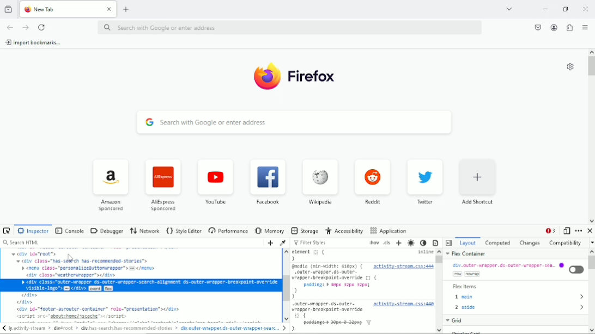 This screenshot has width=595, height=334. What do you see at coordinates (585, 27) in the screenshot?
I see `Open application menu` at bounding box center [585, 27].